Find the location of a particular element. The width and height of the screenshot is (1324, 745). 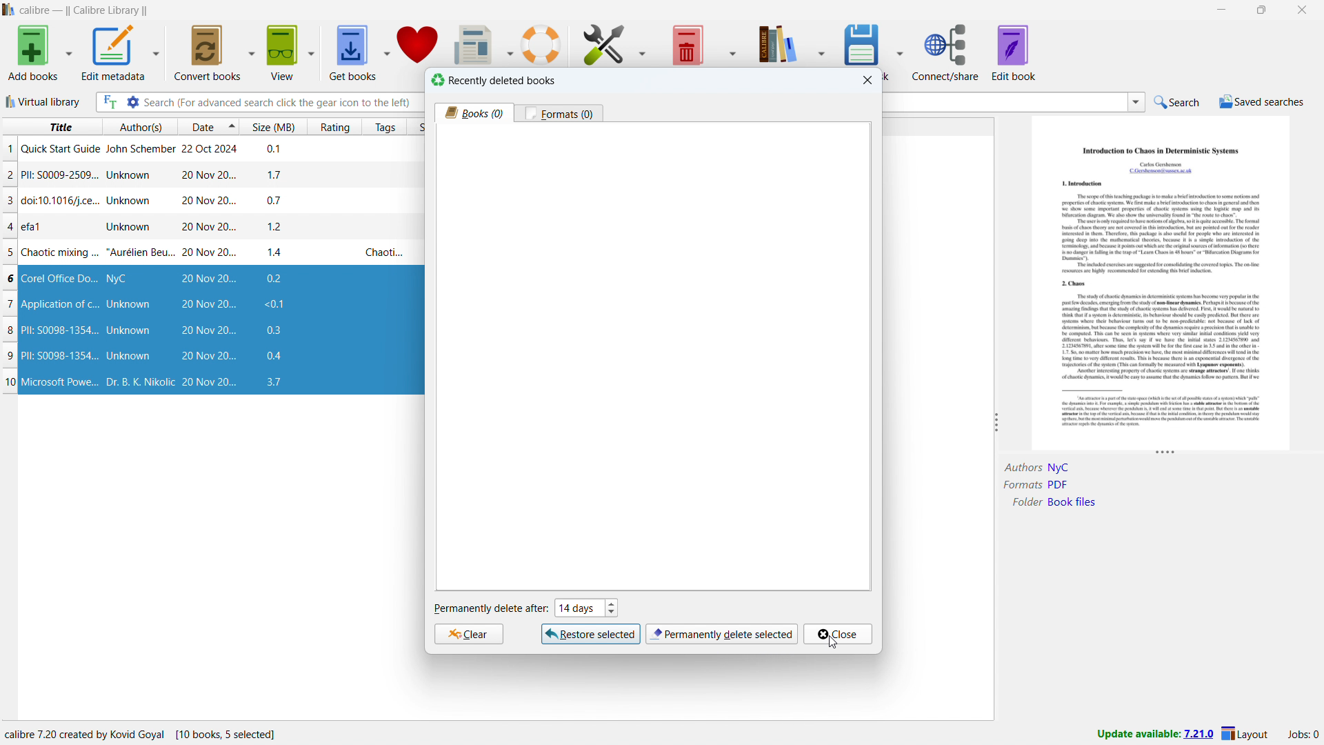

sort by title is located at coordinates (48, 126).